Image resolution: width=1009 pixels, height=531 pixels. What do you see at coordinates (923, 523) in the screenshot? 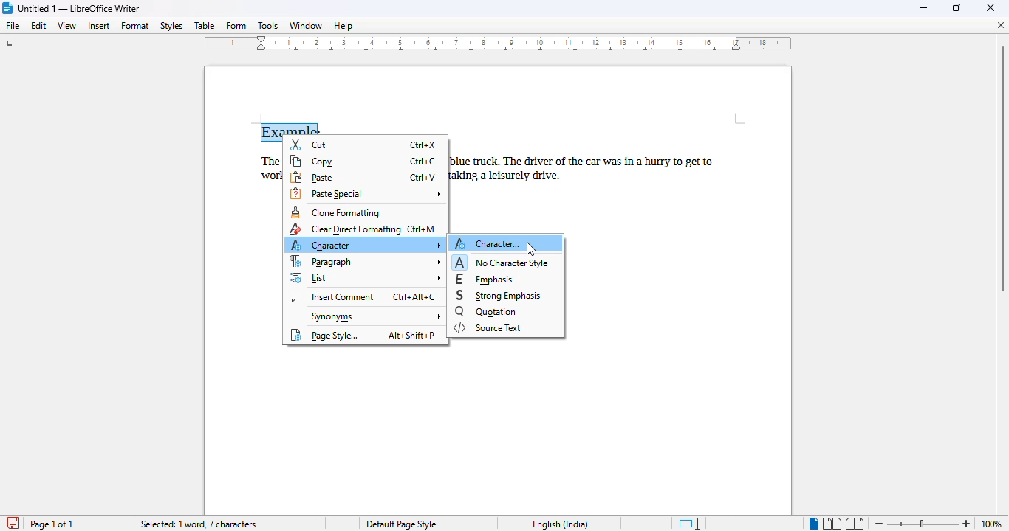
I see `Change zoom level` at bounding box center [923, 523].